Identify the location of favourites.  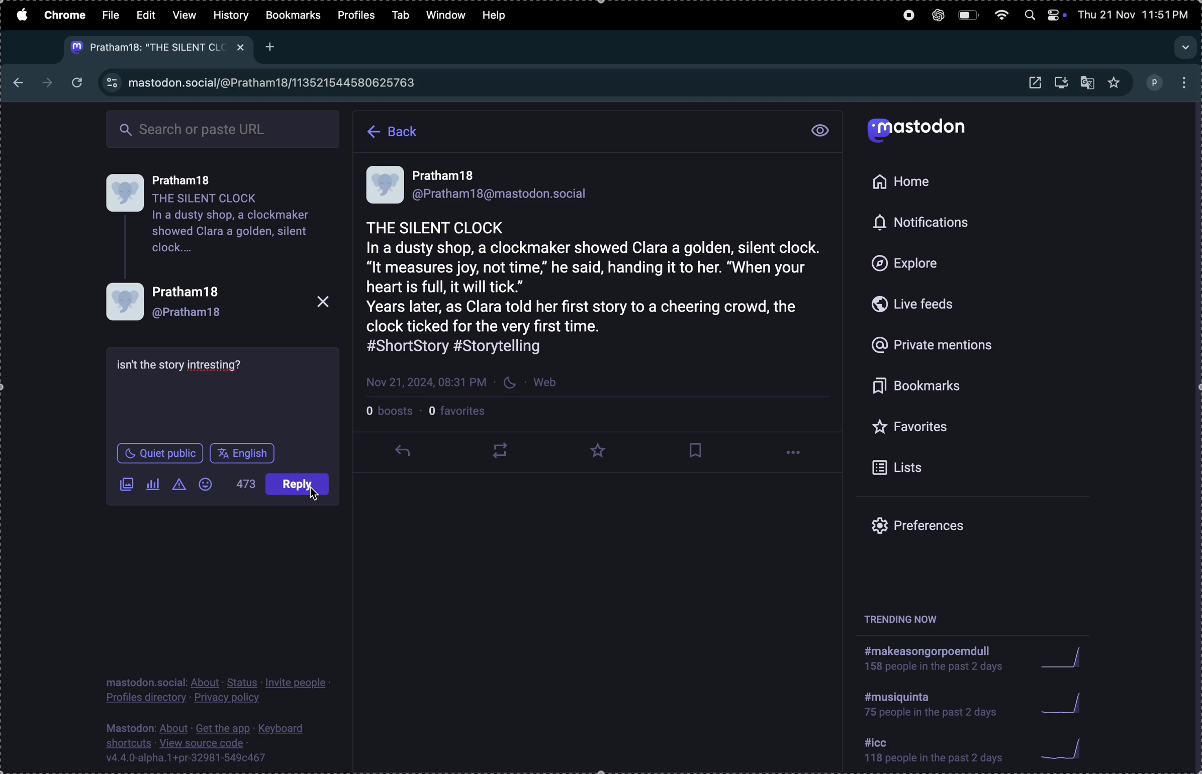
(1114, 83).